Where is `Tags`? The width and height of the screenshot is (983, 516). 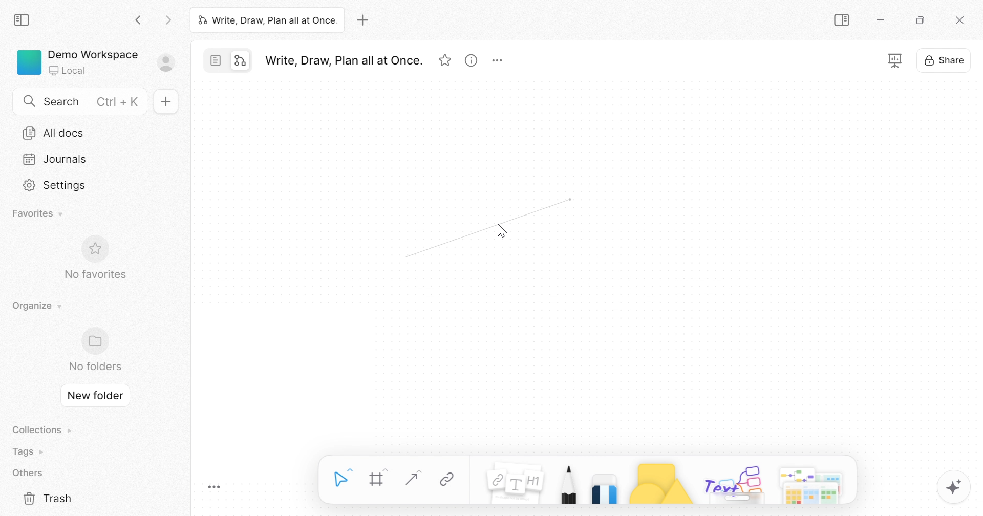 Tags is located at coordinates (30, 451).